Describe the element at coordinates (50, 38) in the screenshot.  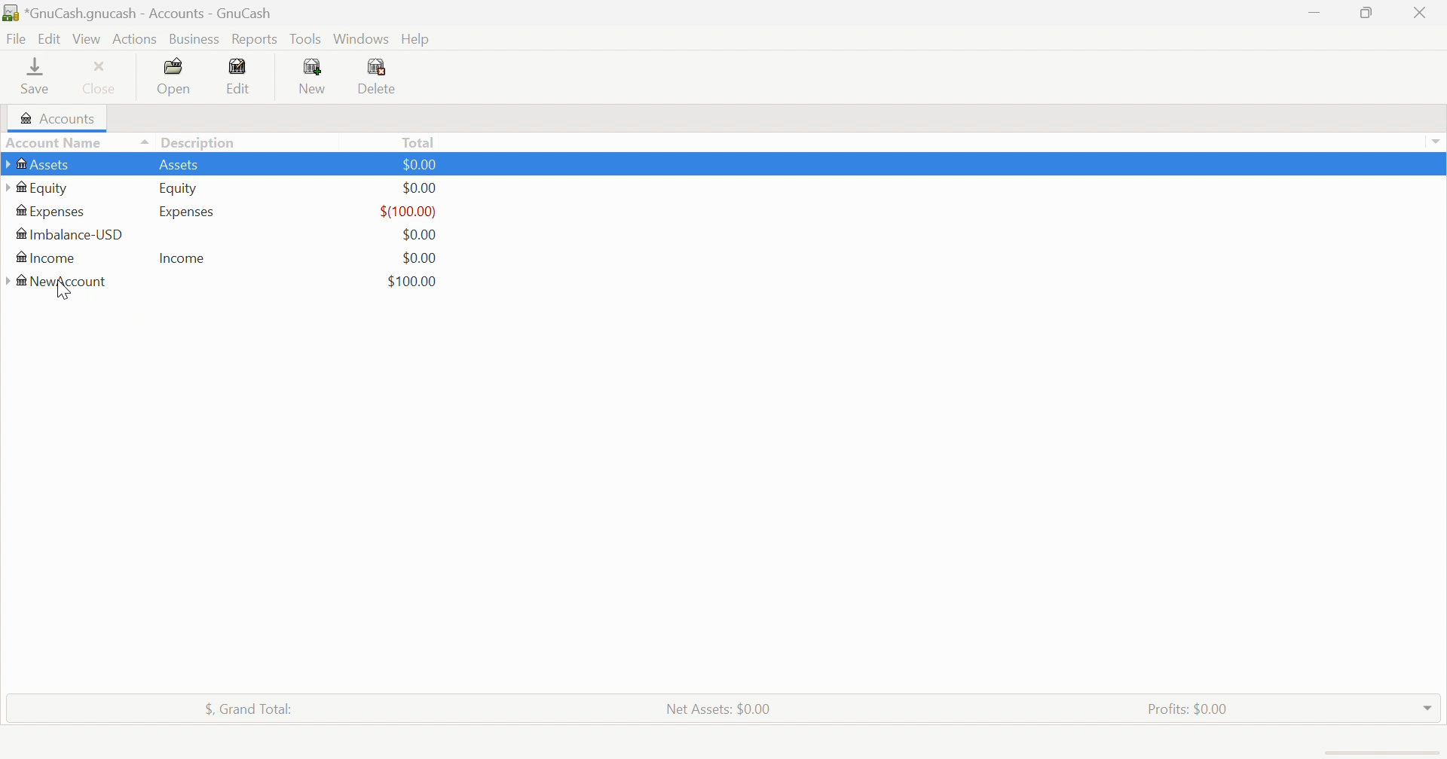
I see `Edit` at that location.